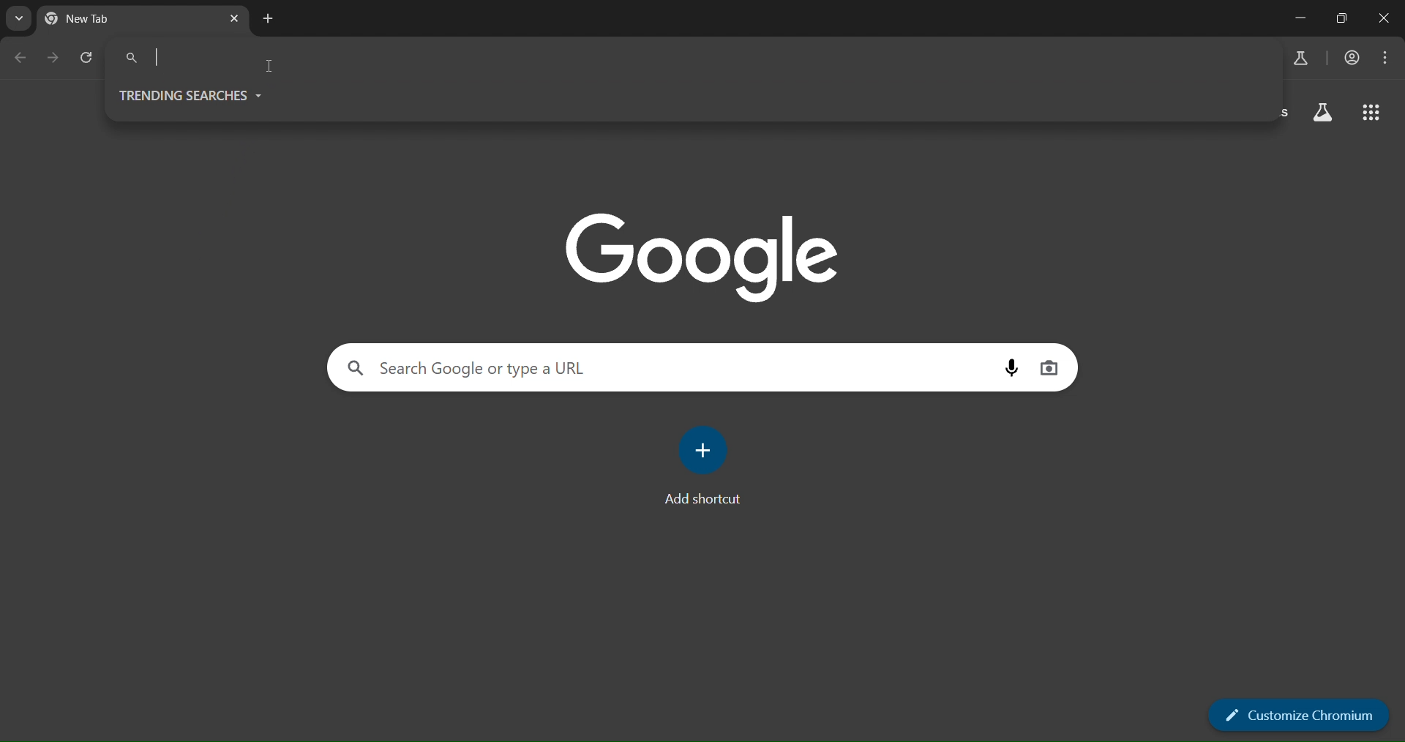  Describe the element at coordinates (711, 468) in the screenshot. I see `add shortcut` at that location.